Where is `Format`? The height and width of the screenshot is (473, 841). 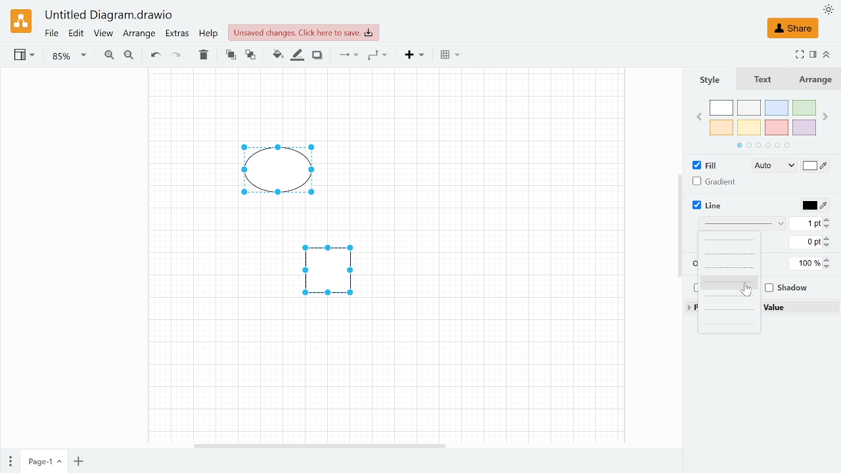 Format is located at coordinates (813, 55).